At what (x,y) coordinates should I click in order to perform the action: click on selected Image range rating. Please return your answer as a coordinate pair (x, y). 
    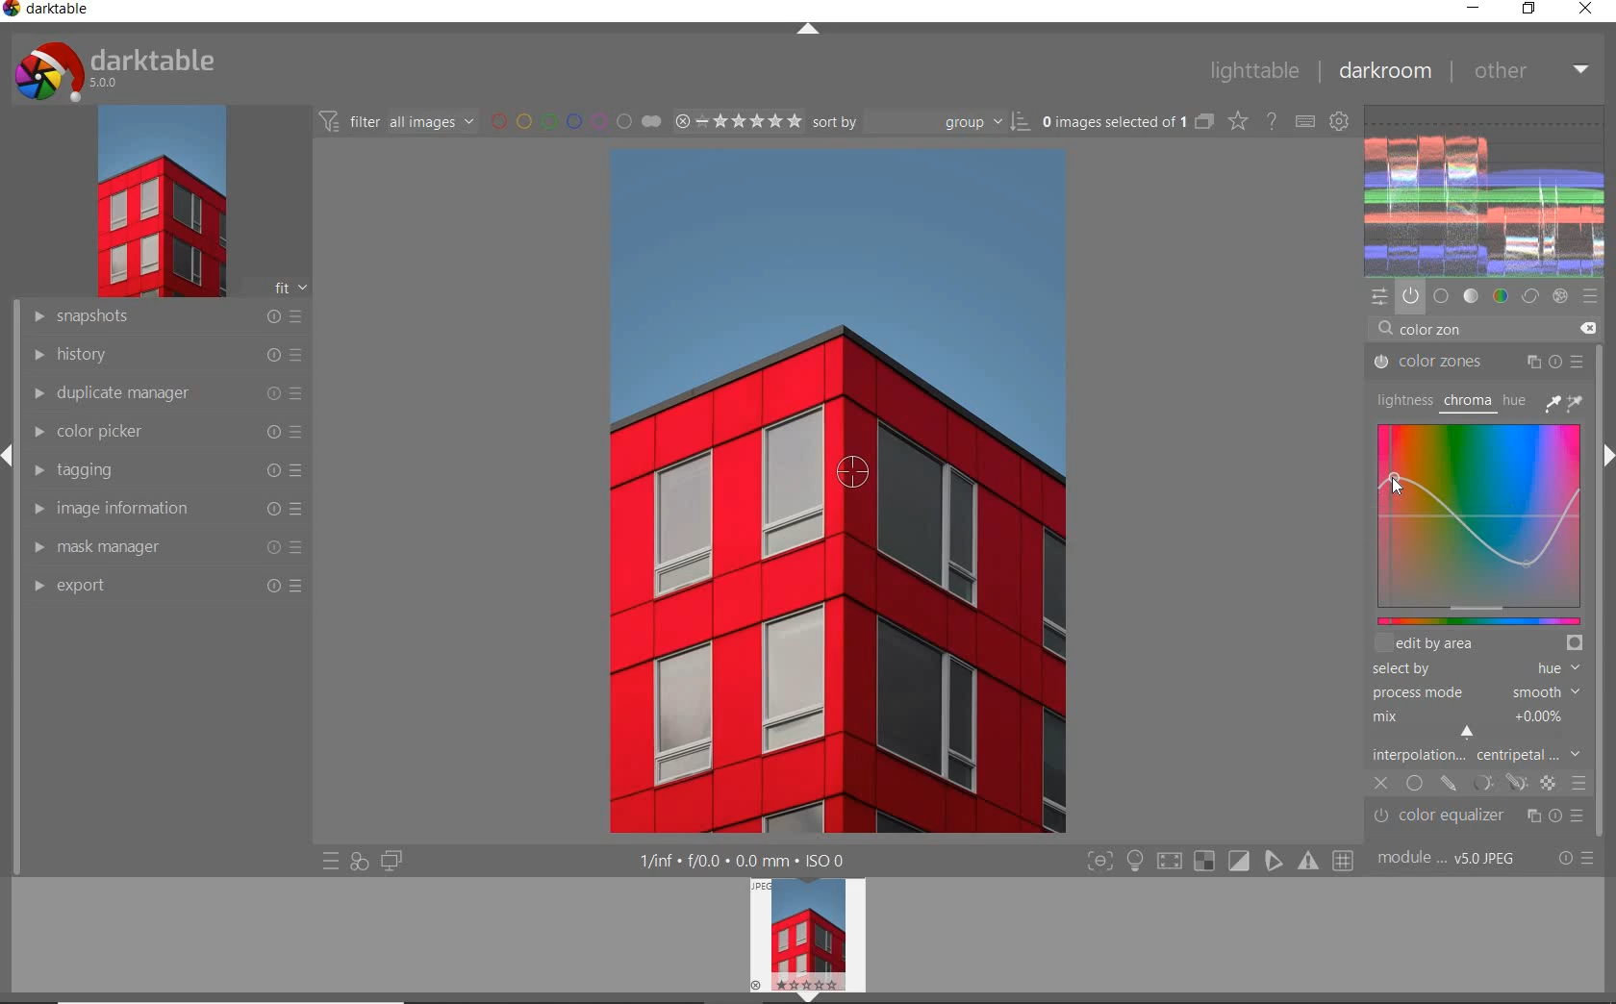
    Looking at the image, I should click on (739, 120).